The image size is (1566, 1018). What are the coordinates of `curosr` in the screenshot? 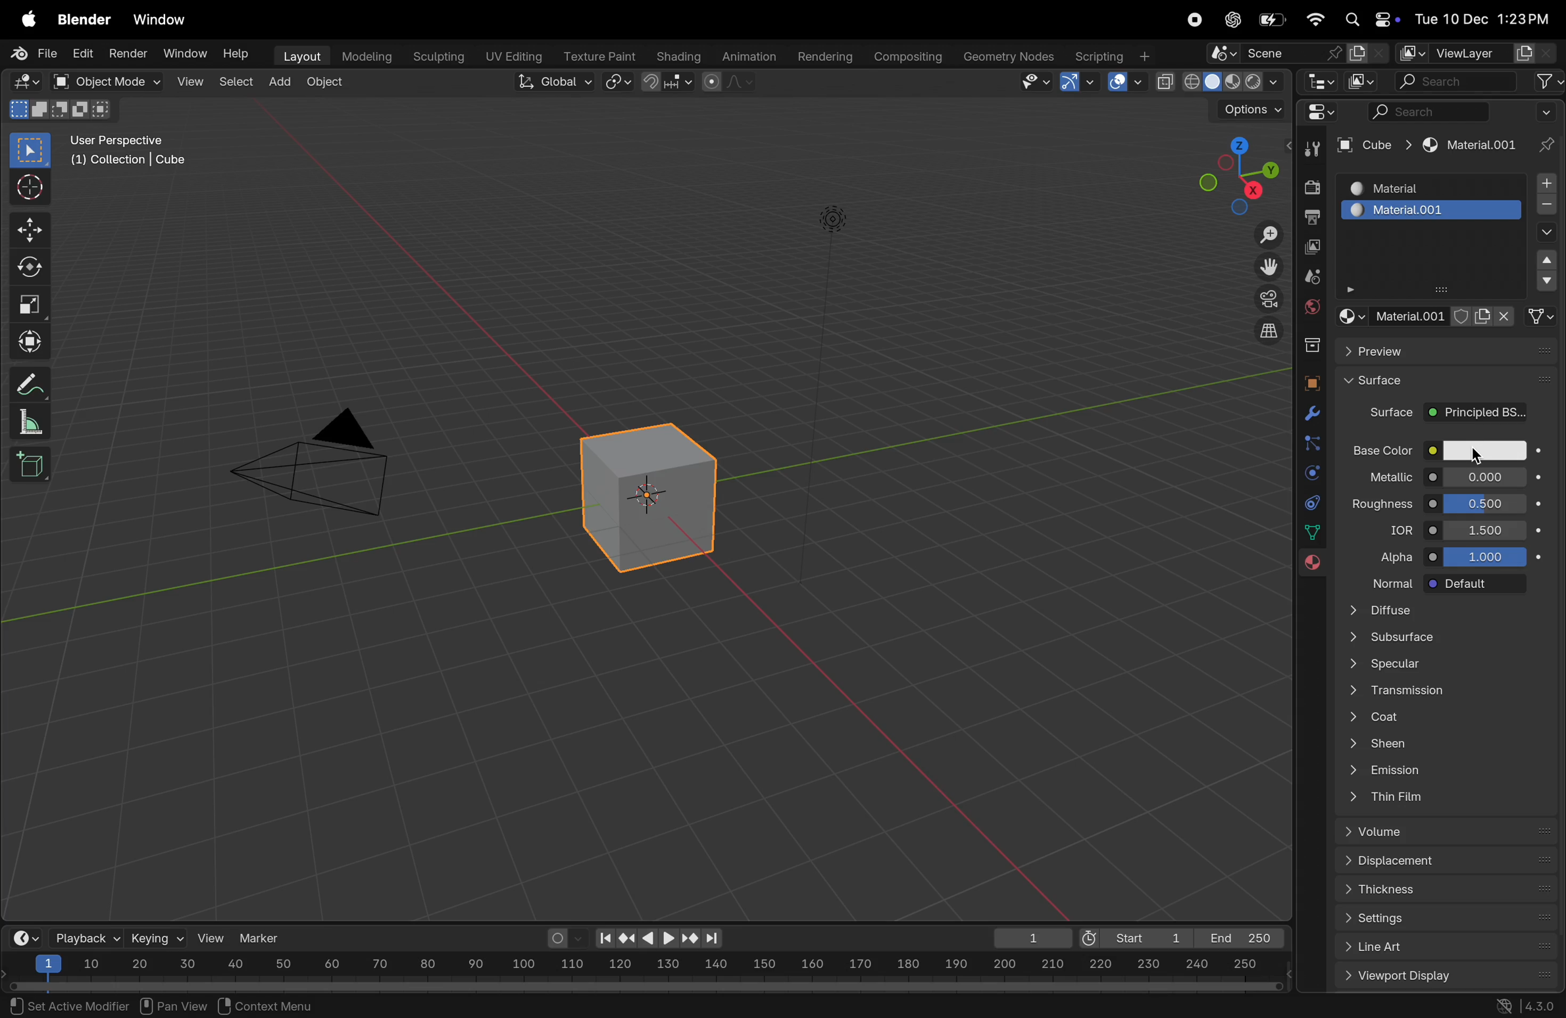 It's located at (1483, 457).